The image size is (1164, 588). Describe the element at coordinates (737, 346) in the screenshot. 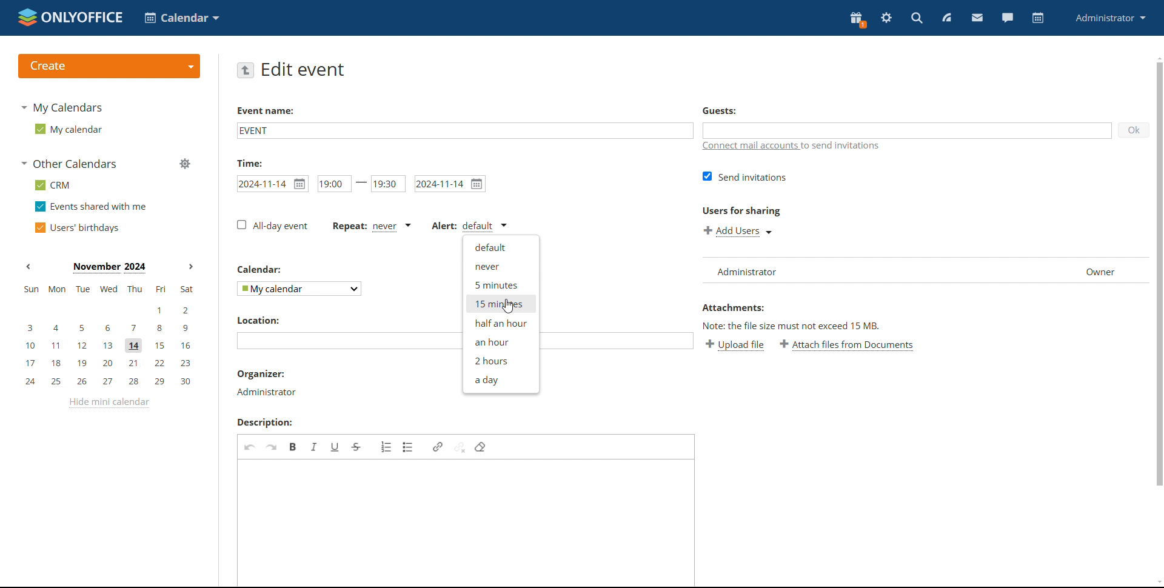

I see `upload file` at that location.